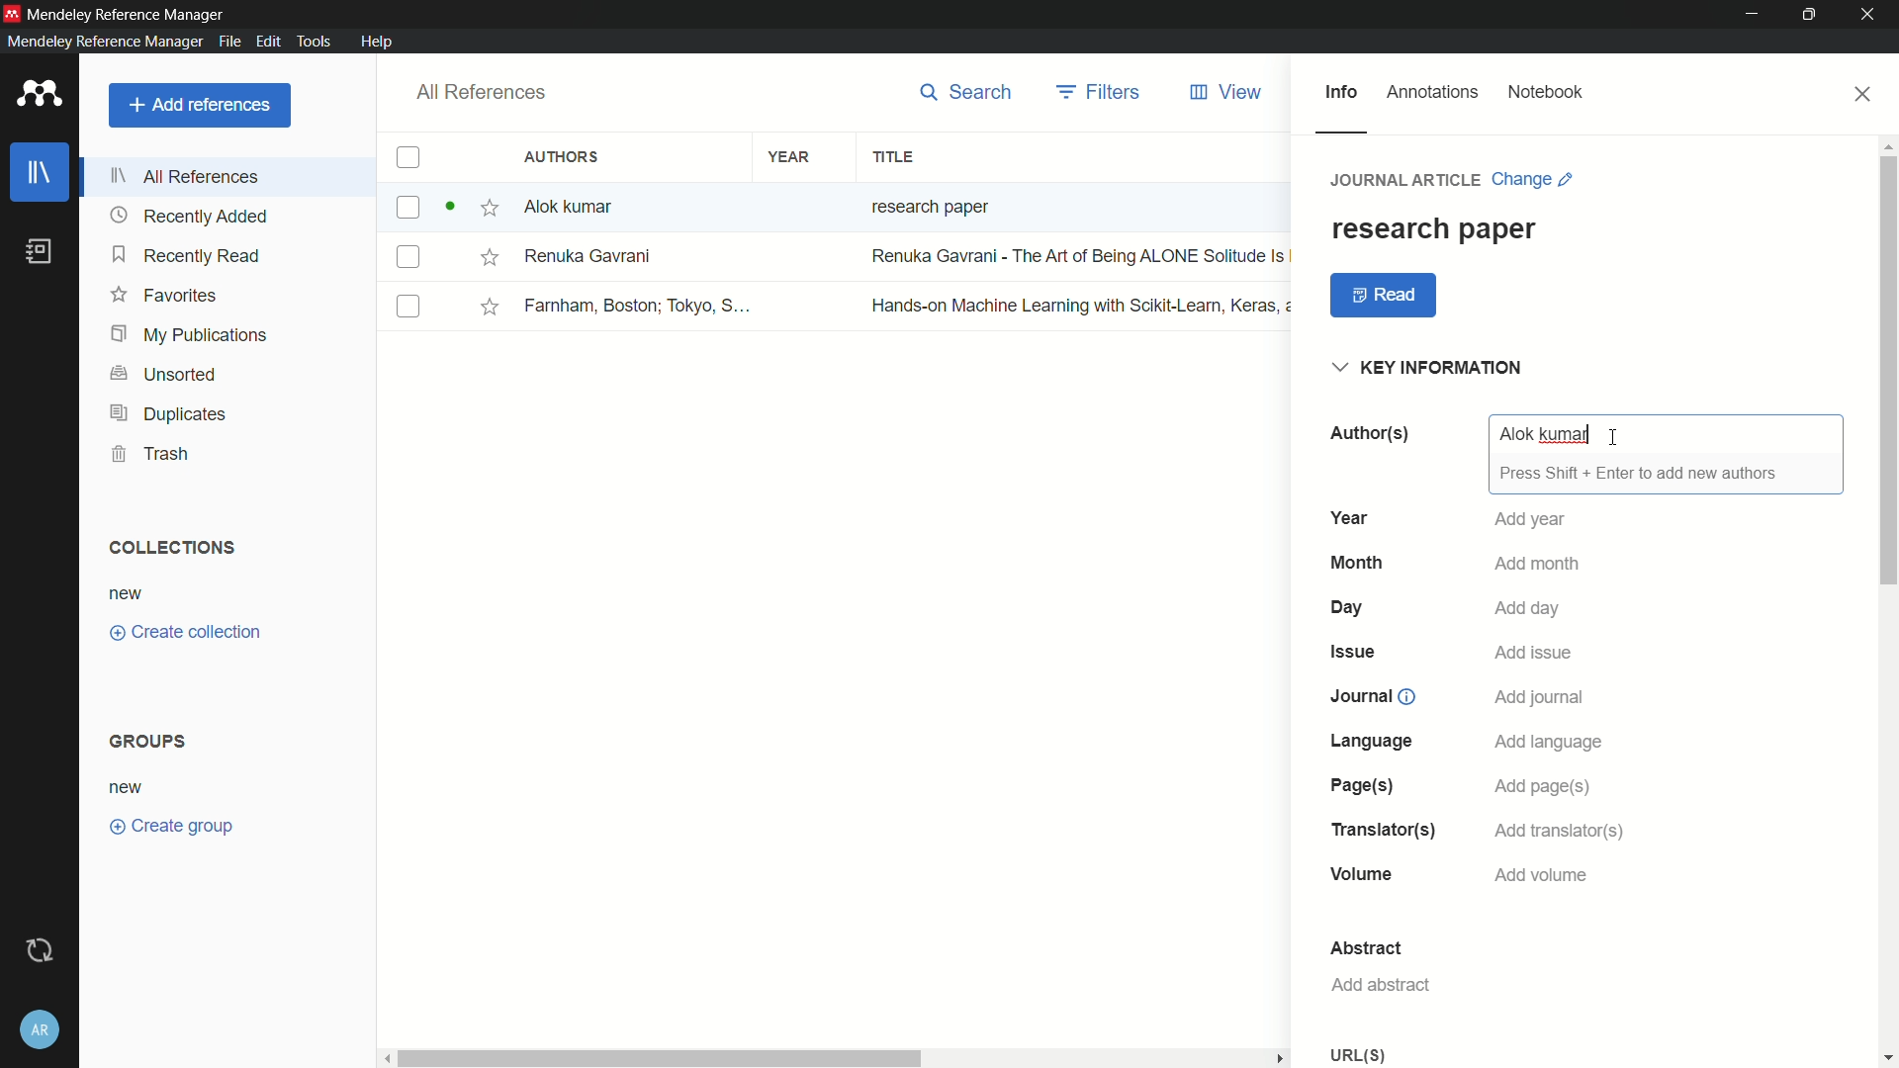 The image size is (1899, 1068). What do you see at coordinates (1362, 695) in the screenshot?
I see `journal` at bounding box center [1362, 695].